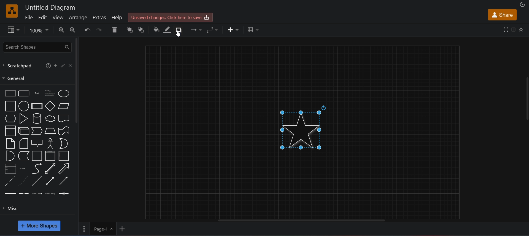 The height and width of the screenshot is (236, 529). I want to click on horizontal container, so click(64, 156).